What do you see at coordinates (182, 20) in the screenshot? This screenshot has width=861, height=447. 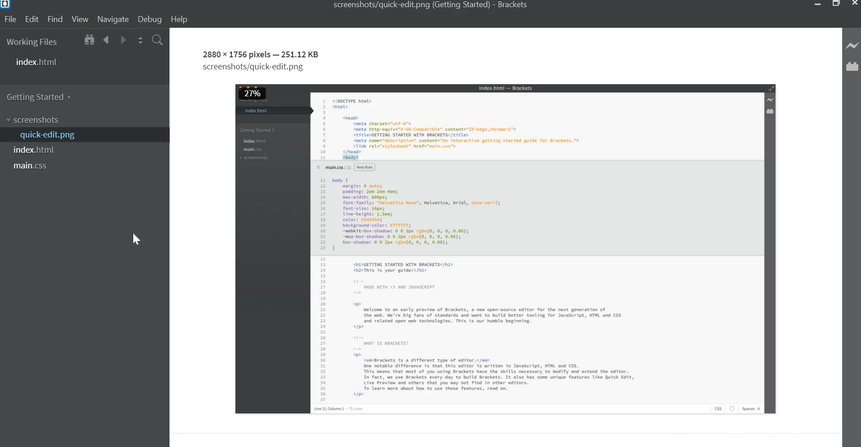 I see `help` at bounding box center [182, 20].